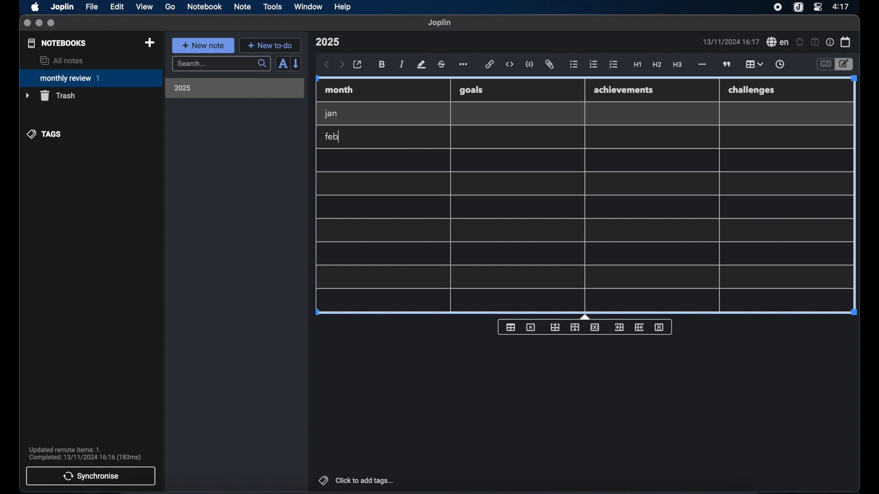  I want to click on joplin, so click(439, 22).